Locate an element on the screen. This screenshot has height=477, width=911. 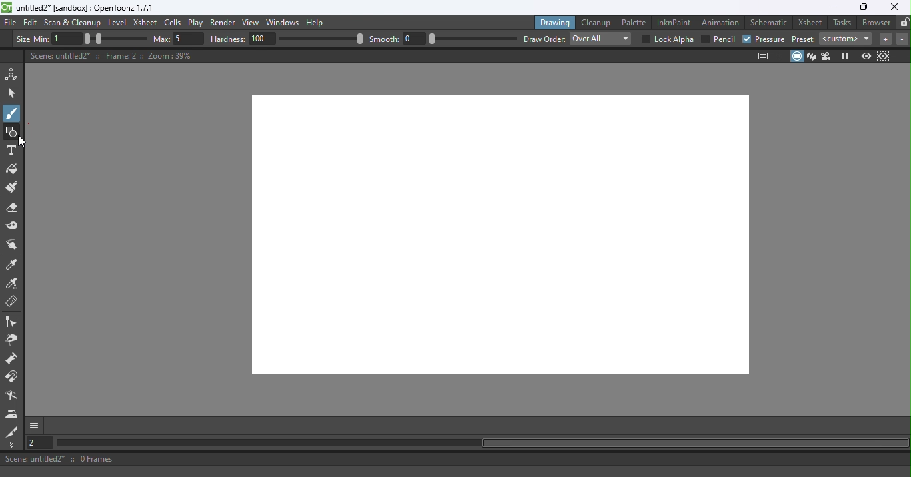
Freeze is located at coordinates (845, 56).